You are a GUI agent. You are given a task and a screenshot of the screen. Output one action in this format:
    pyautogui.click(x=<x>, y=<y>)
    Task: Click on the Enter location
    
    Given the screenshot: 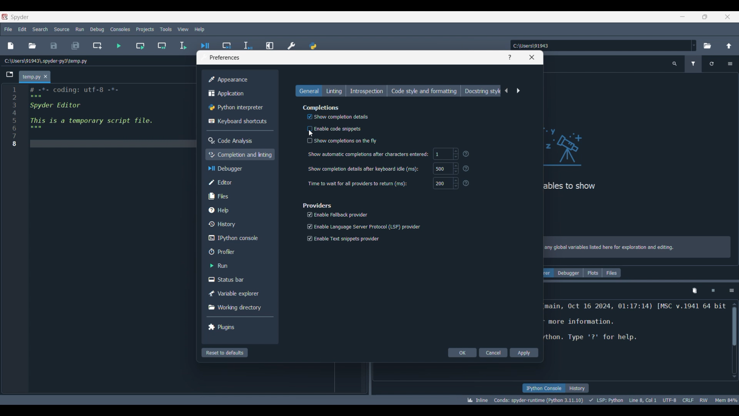 What is the action you would take?
    pyautogui.click(x=600, y=45)
    